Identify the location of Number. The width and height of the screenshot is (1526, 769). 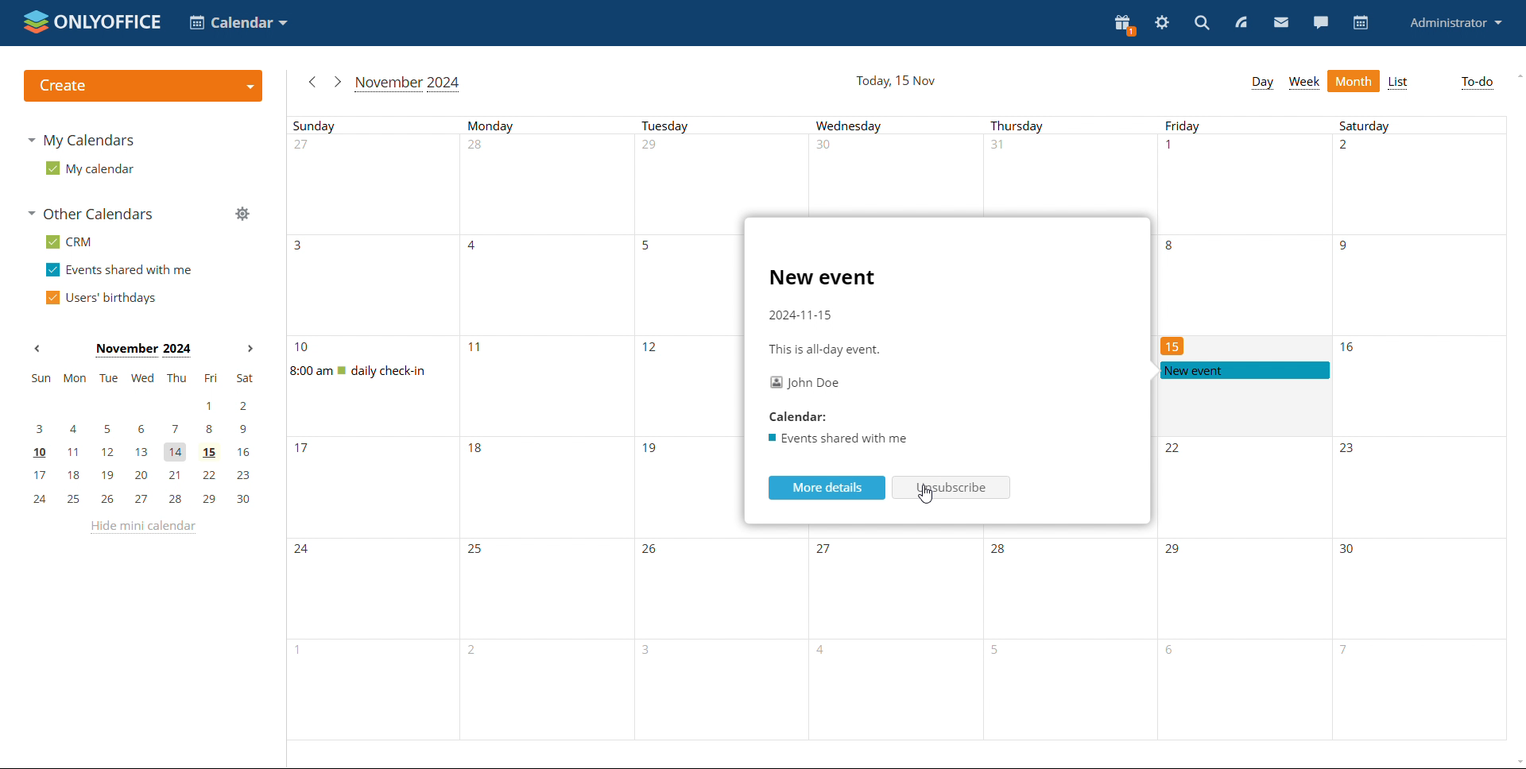
(474, 248).